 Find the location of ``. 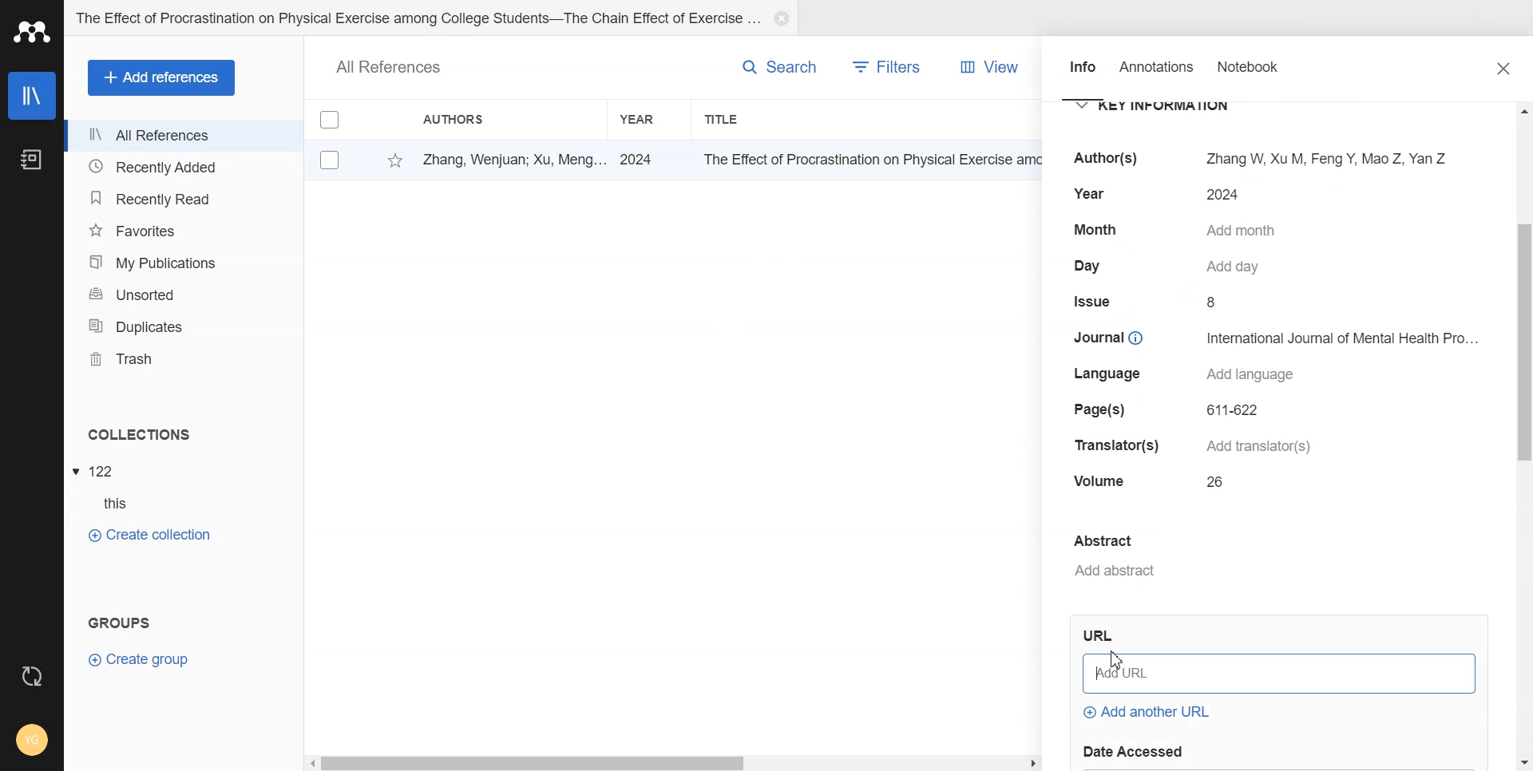

 is located at coordinates (1111, 631).